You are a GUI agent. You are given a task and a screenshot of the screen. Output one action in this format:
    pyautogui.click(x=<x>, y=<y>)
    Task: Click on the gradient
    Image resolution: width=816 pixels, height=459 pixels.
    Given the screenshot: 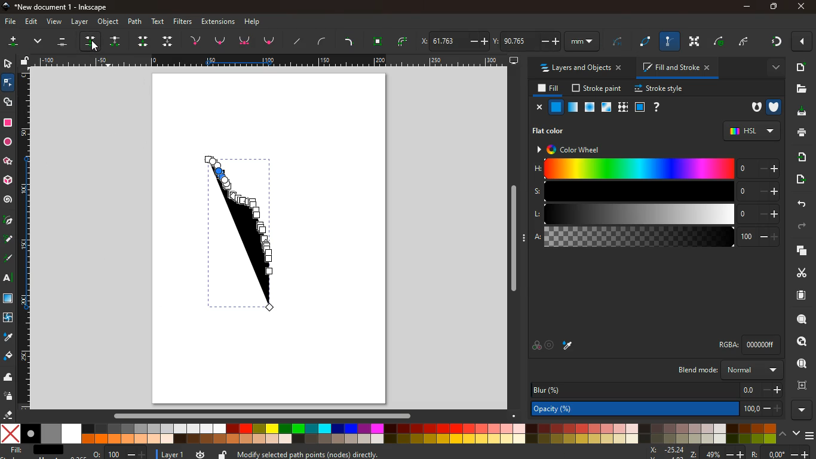 What is the action you would take?
    pyautogui.click(x=775, y=43)
    